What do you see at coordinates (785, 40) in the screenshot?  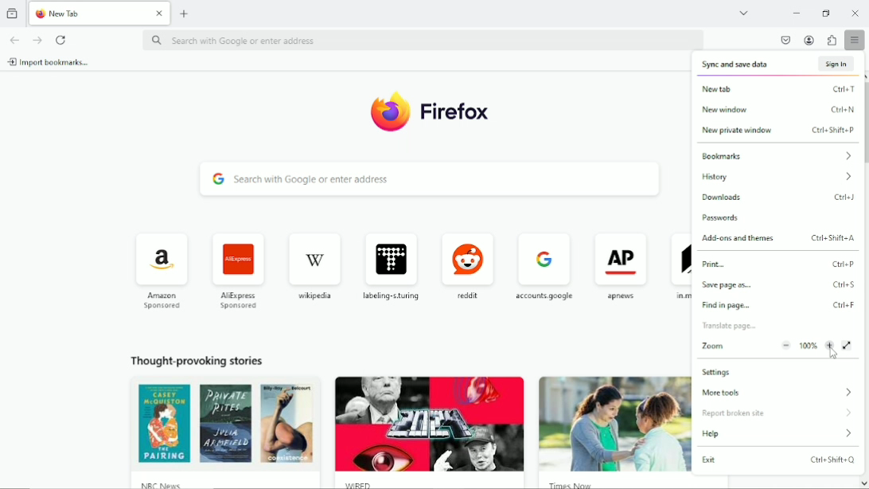 I see `save to pocket` at bounding box center [785, 40].